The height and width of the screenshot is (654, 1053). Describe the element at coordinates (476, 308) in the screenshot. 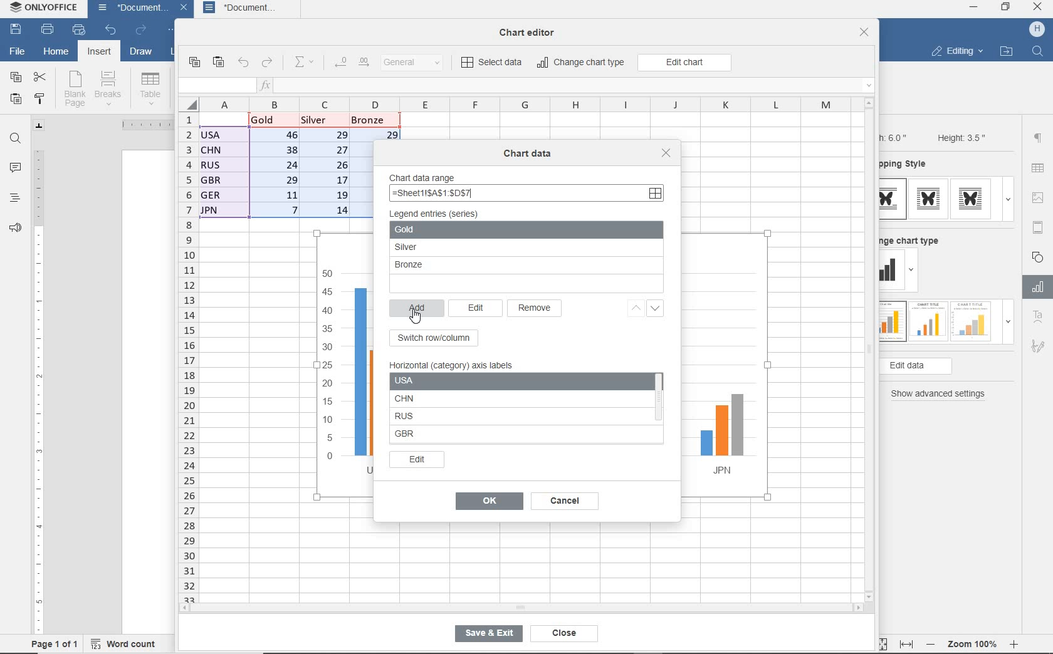

I see `edit` at that location.